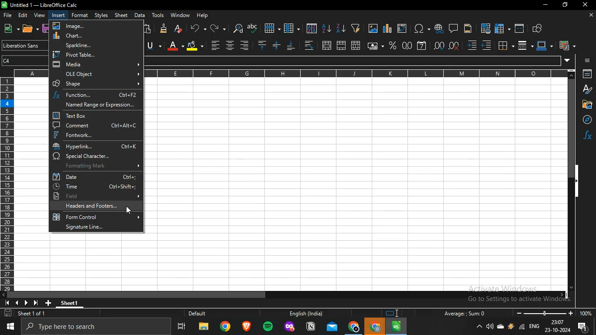  What do you see at coordinates (24, 14) in the screenshot?
I see `edit` at bounding box center [24, 14].